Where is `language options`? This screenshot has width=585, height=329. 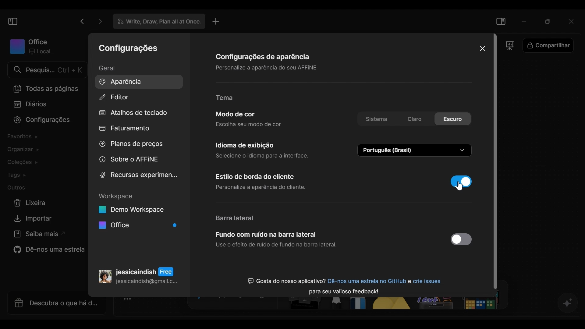
language options is located at coordinates (415, 150).